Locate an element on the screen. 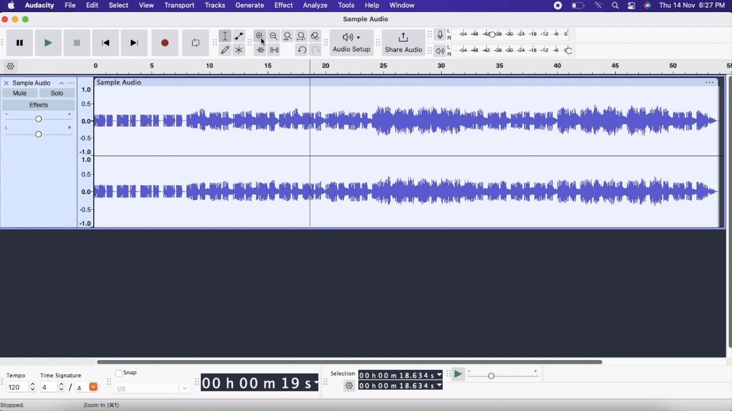 This screenshot has width=732, height=411. 00 h 00 m 19 s is located at coordinates (260, 383).